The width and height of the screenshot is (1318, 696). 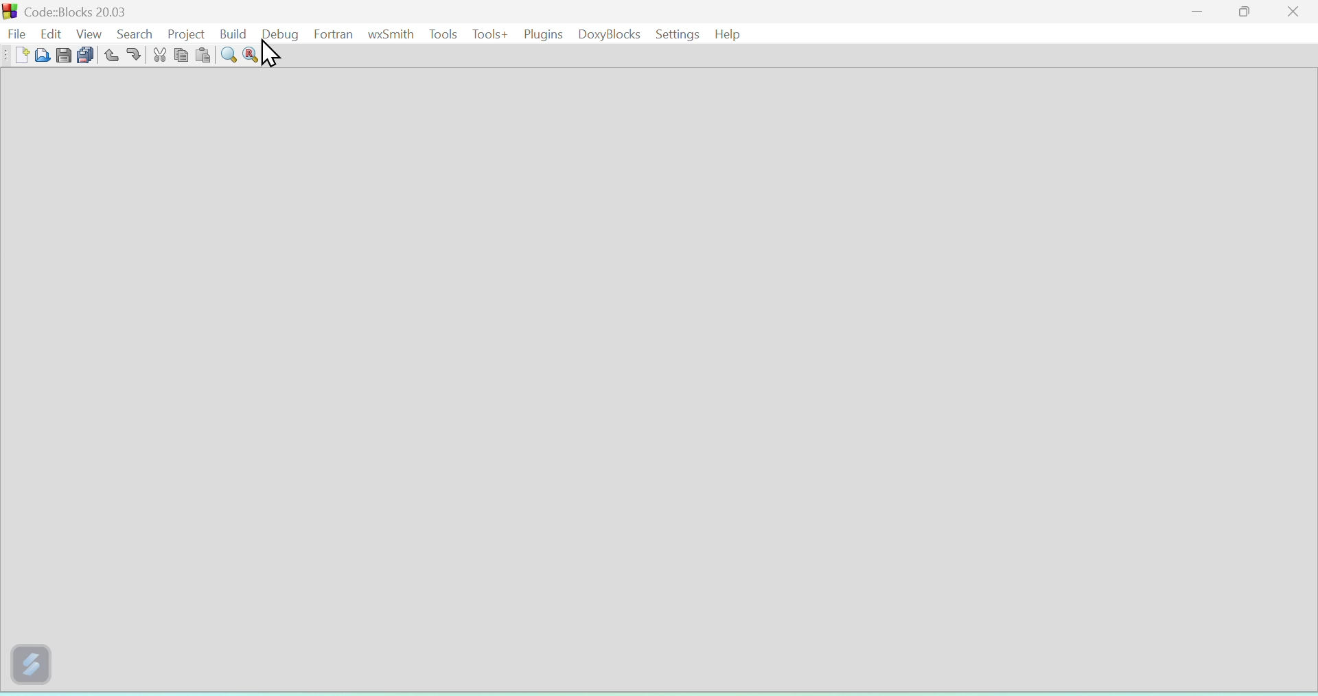 I want to click on help, so click(x=730, y=34).